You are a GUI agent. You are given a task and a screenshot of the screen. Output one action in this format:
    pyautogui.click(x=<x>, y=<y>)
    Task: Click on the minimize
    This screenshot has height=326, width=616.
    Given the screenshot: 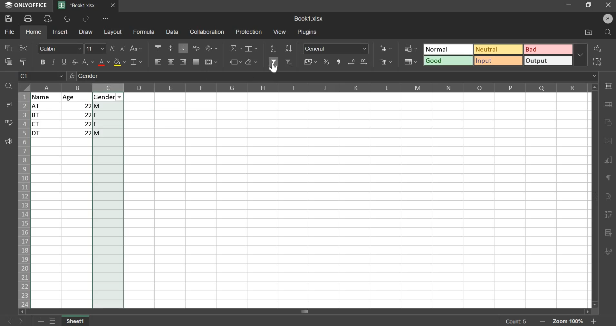 What is the action you would take?
    pyautogui.click(x=570, y=6)
    